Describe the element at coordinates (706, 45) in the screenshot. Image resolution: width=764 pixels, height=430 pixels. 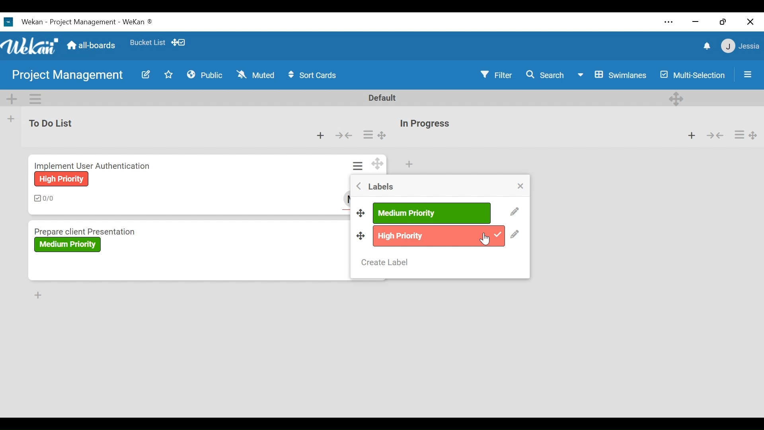
I see `notifications` at that location.